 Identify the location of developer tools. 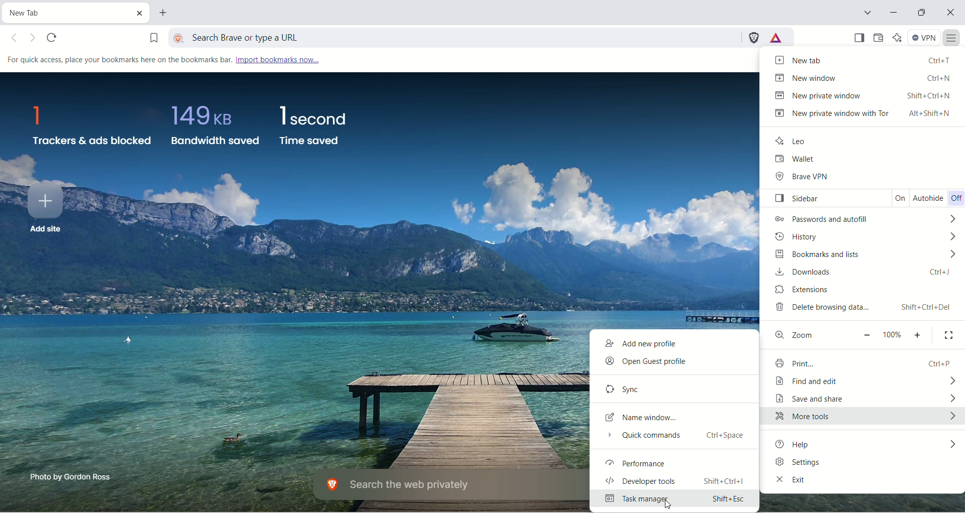
(680, 482).